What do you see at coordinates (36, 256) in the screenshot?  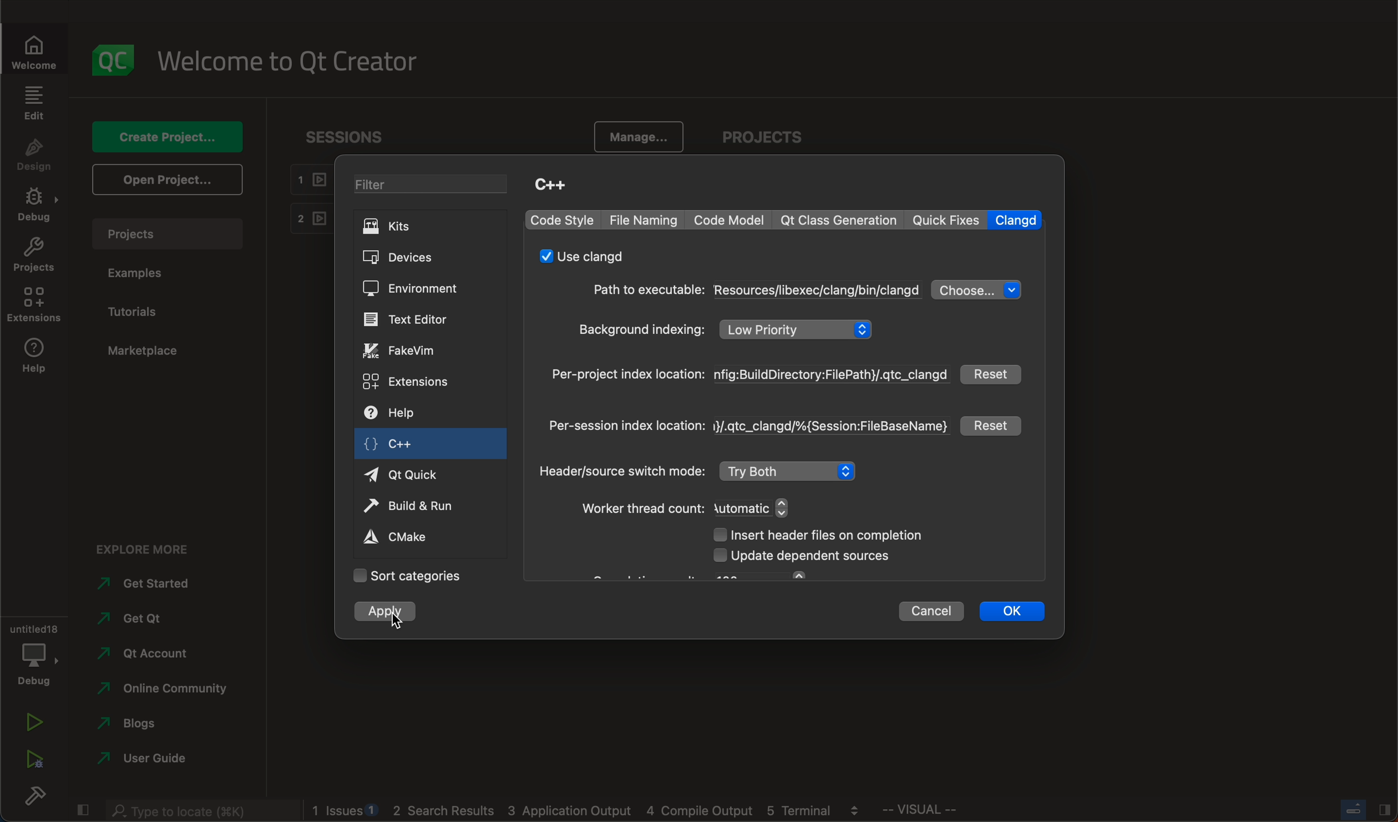 I see `projects` at bounding box center [36, 256].